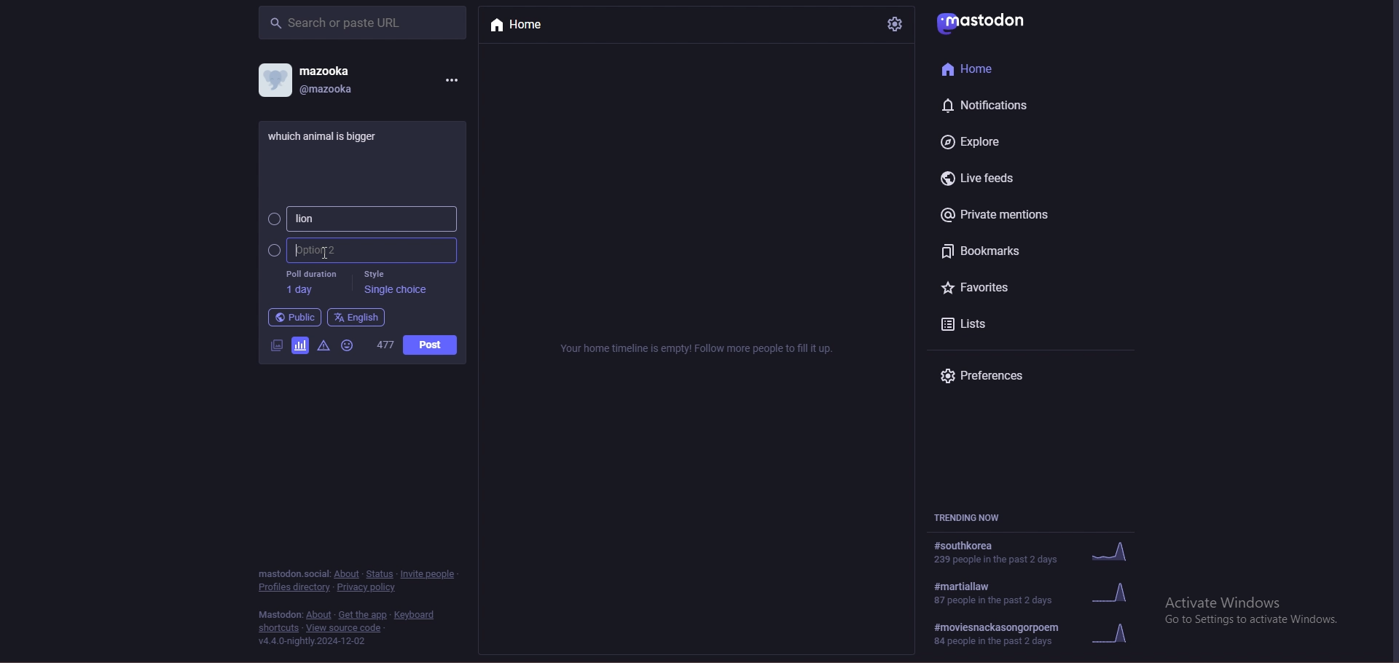 The image size is (1399, 663). I want to click on menu, so click(451, 79).